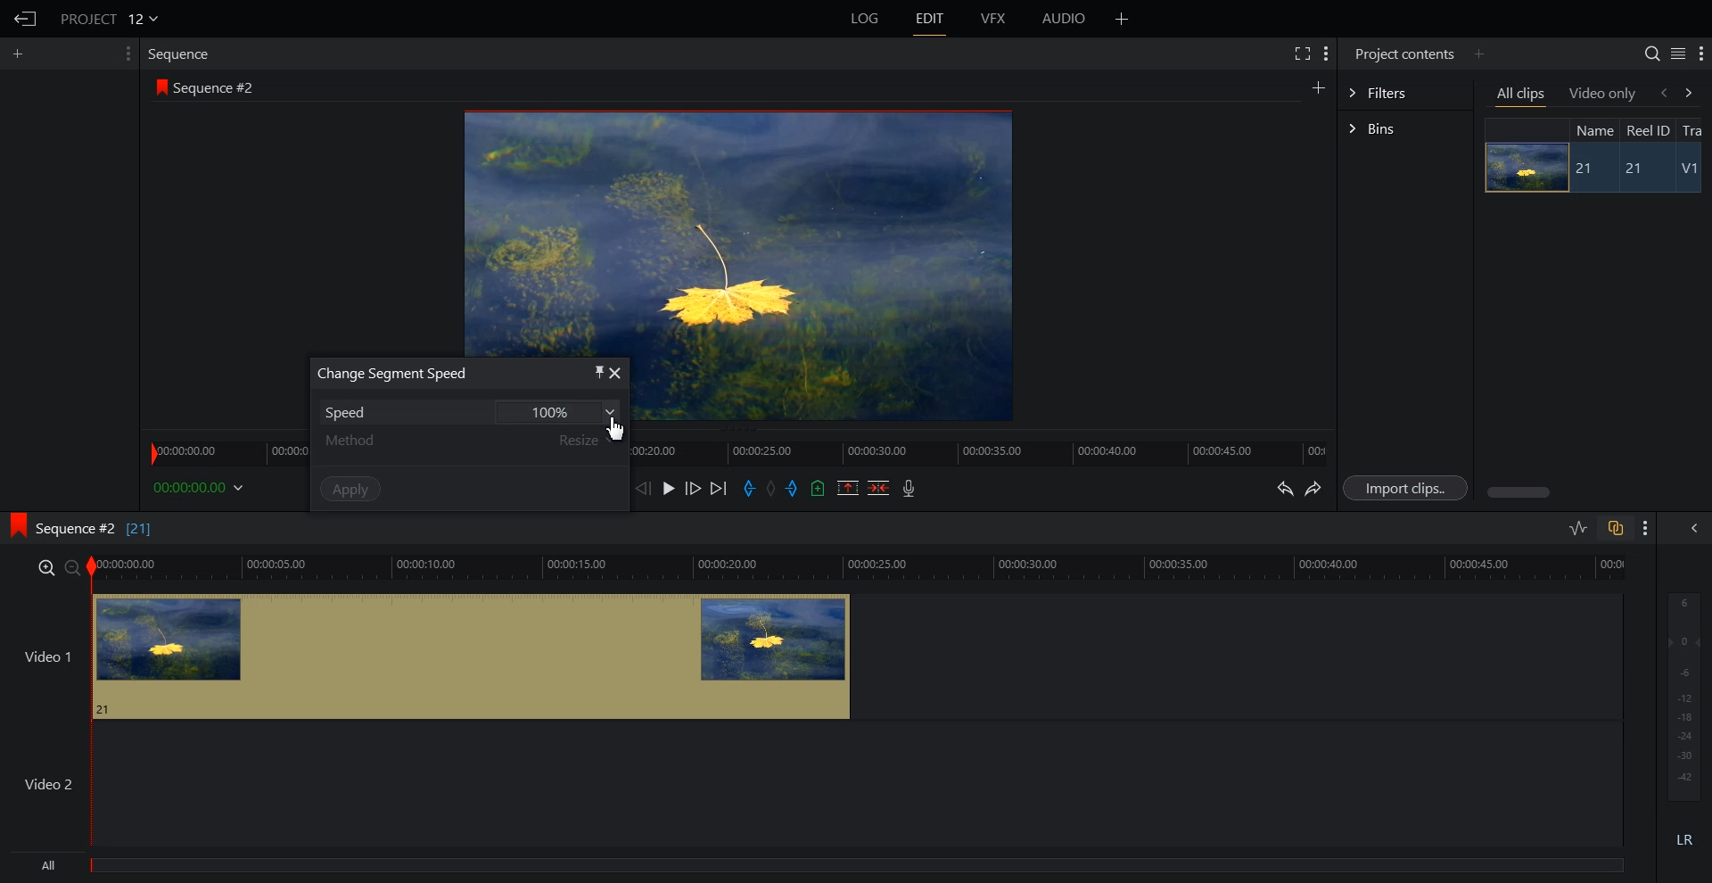 The image size is (1712, 883). What do you see at coordinates (747, 489) in the screenshot?
I see `Add an in Mark in current position` at bounding box center [747, 489].